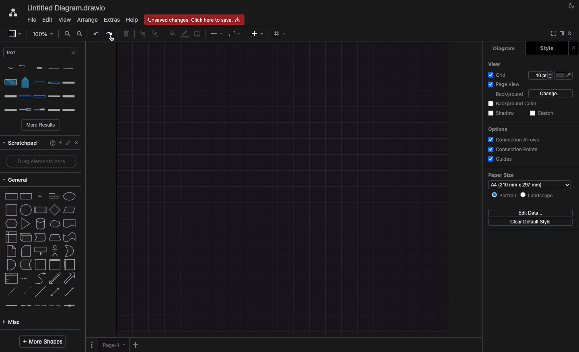  I want to click on Full screen, so click(552, 33).